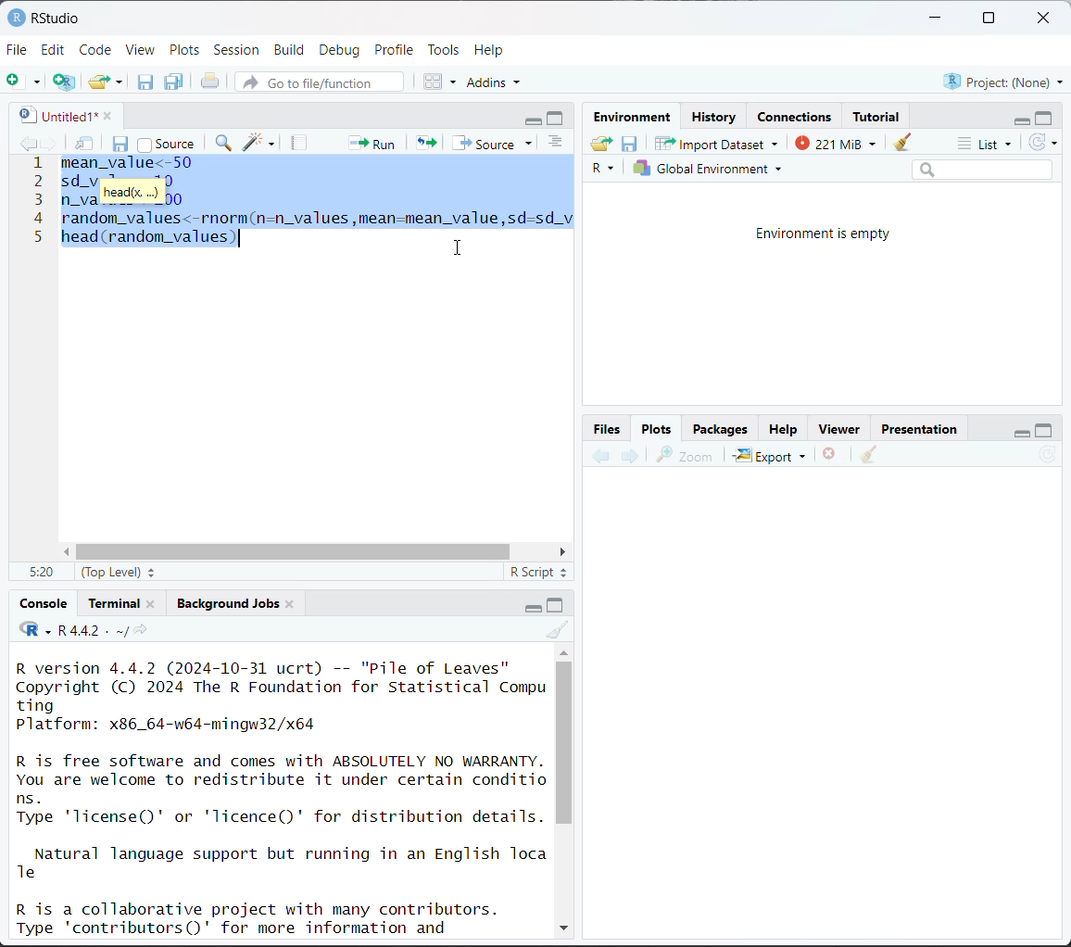  What do you see at coordinates (397, 48) in the screenshot?
I see `Profile` at bounding box center [397, 48].